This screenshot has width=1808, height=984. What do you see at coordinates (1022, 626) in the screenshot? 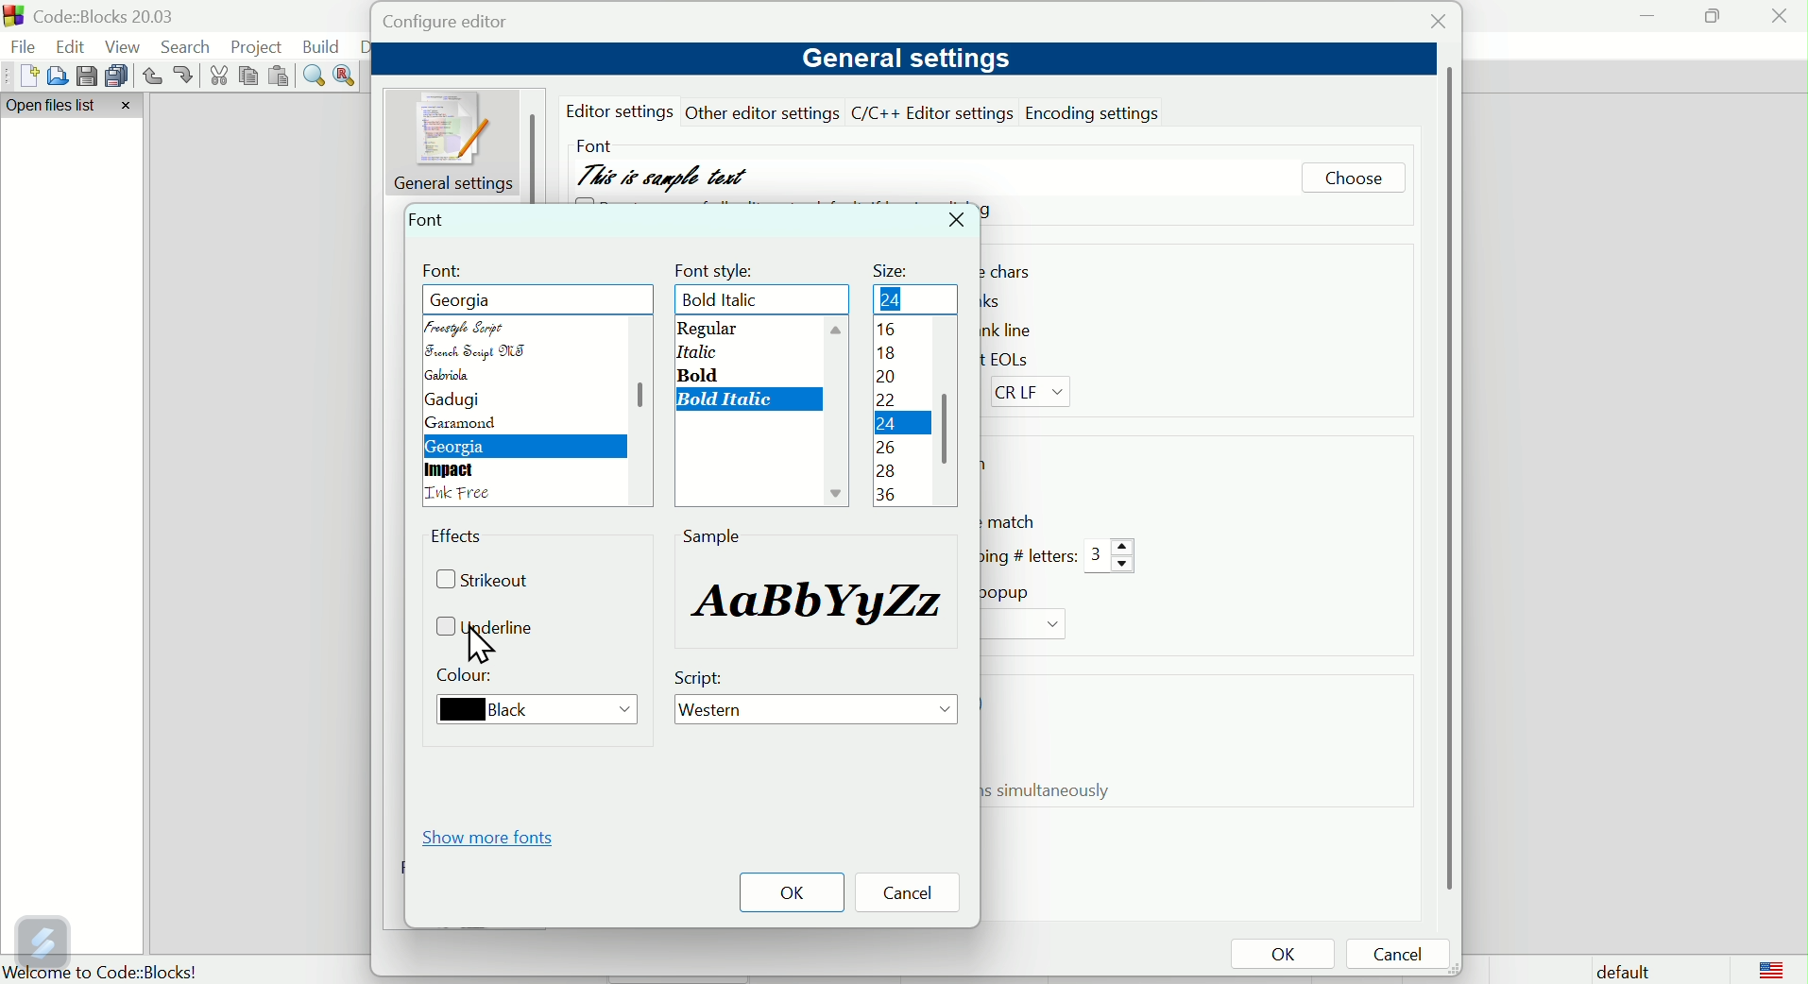
I see `Drop down` at bounding box center [1022, 626].